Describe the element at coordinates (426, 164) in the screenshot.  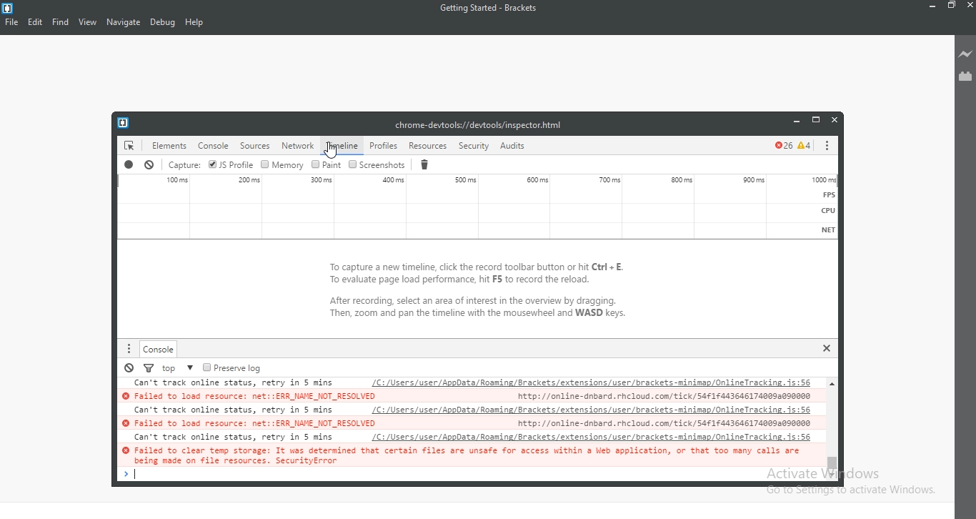
I see `Delete` at that location.